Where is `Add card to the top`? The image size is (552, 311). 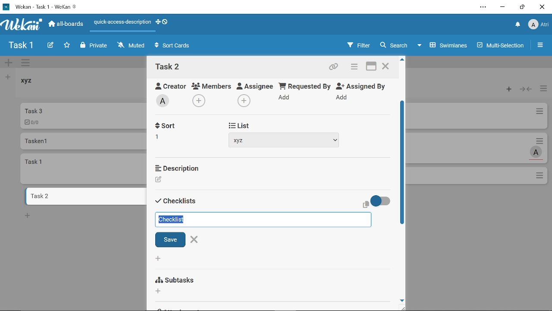
Add card to the top is located at coordinates (507, 89).